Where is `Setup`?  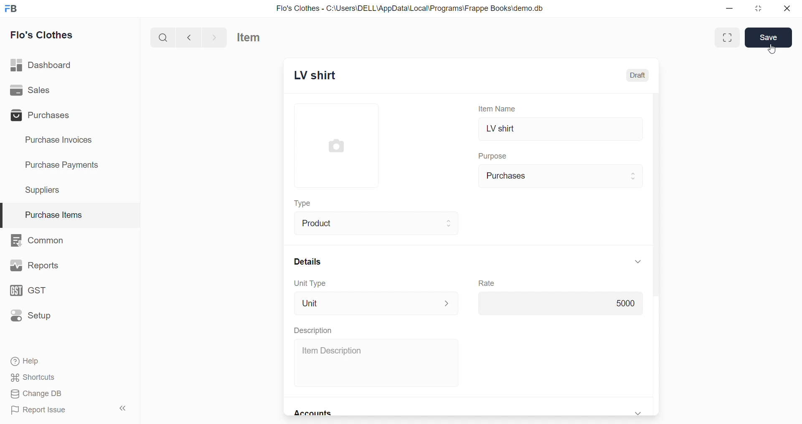
Setup is located at coordinates (37, 317).